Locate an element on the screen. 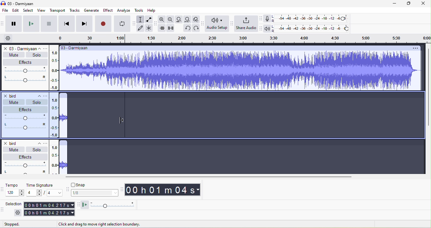 Image resolution: width=431 pixels, height=228 pixels. share audio is located at coordinates (247, 24).